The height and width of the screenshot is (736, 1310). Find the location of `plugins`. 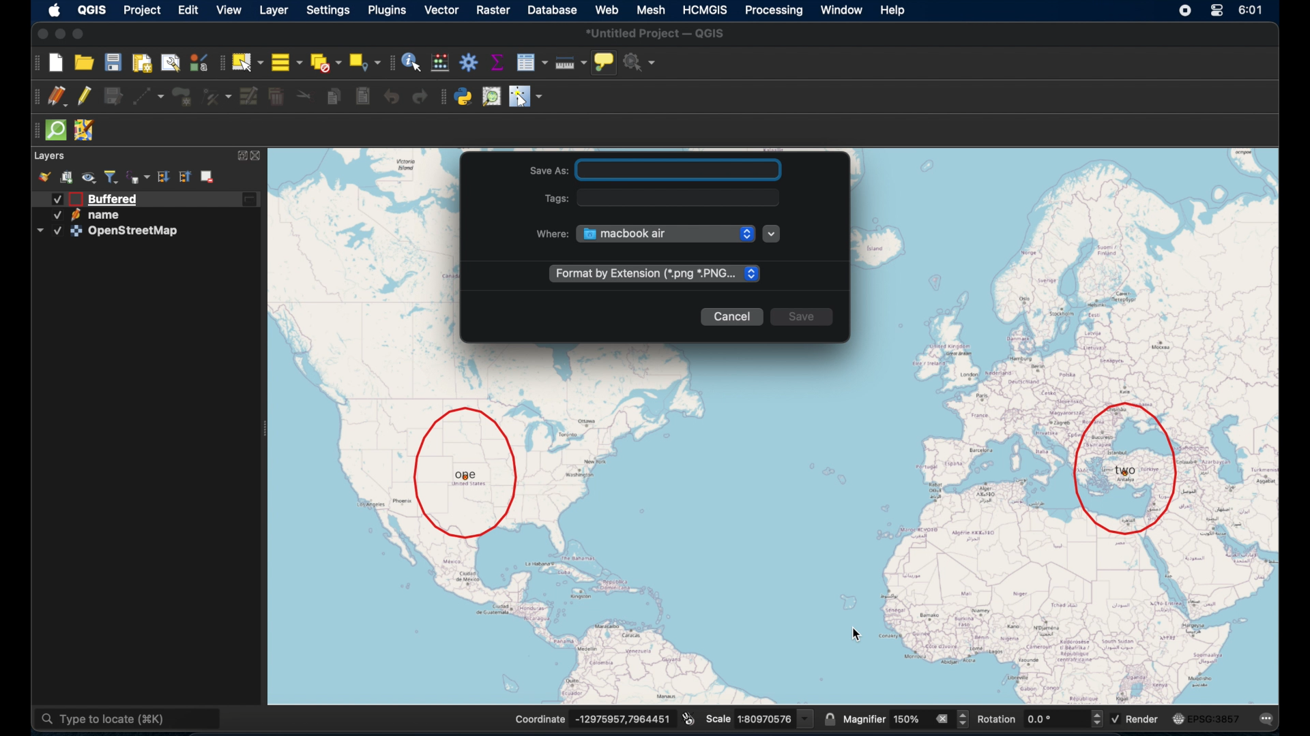

plugins is located at coordinates (387, 10).